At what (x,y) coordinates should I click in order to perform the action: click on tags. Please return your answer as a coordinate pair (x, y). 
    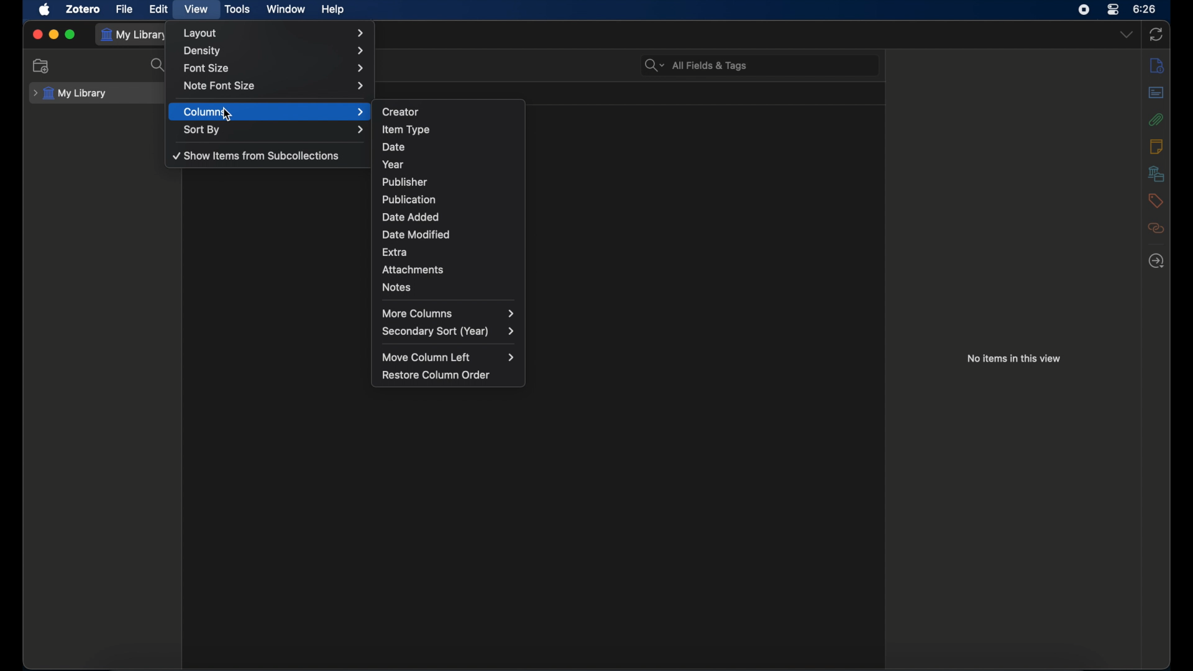
    Looking at the image, I should click on (1156, 201).